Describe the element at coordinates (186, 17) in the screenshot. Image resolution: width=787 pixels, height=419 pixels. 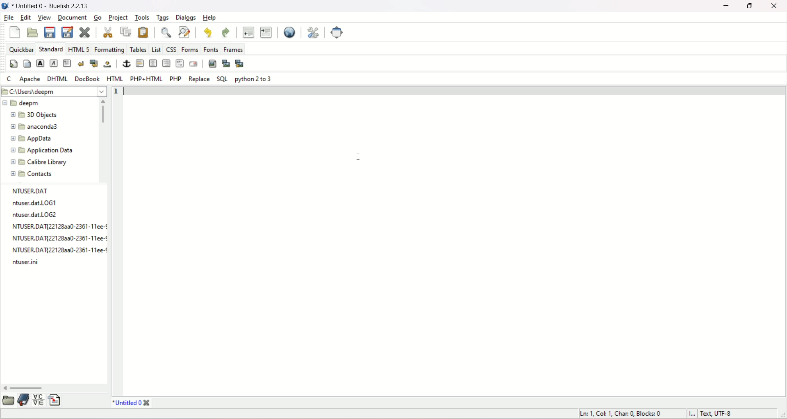
I see `dialogs` at that location.